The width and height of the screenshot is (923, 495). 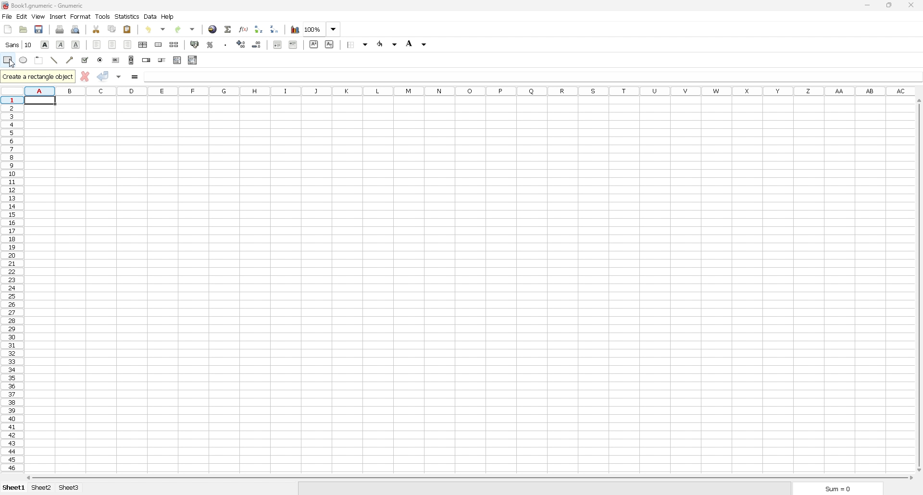 What do you see at coordinates (159, 44) in the screenshot?
I see `merge cells` at bounding box center [159, 44].